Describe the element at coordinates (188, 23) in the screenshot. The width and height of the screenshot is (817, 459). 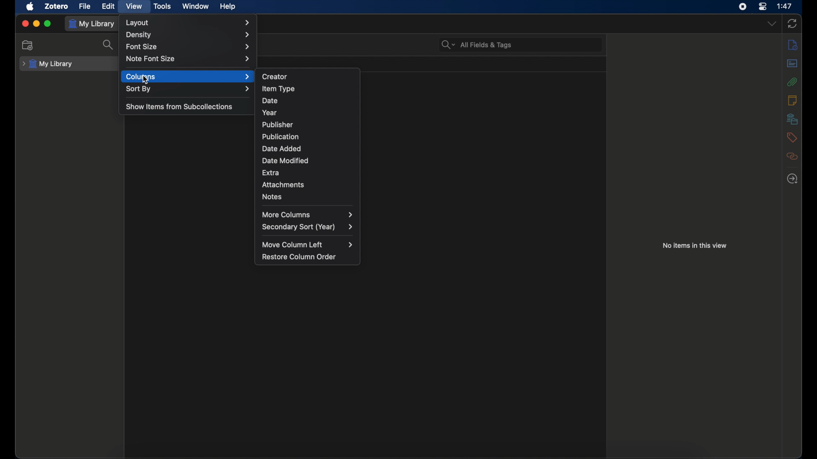
I see `layout ` at that location.